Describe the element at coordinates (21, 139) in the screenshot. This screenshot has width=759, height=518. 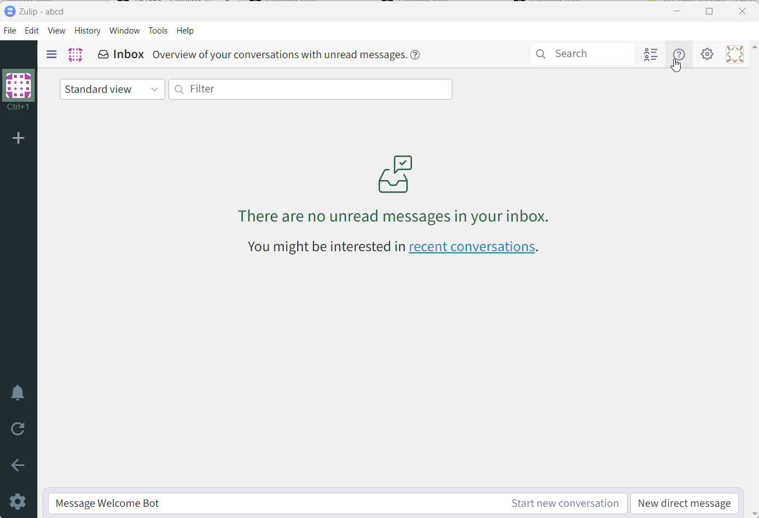
I see `Add organization` at that location.